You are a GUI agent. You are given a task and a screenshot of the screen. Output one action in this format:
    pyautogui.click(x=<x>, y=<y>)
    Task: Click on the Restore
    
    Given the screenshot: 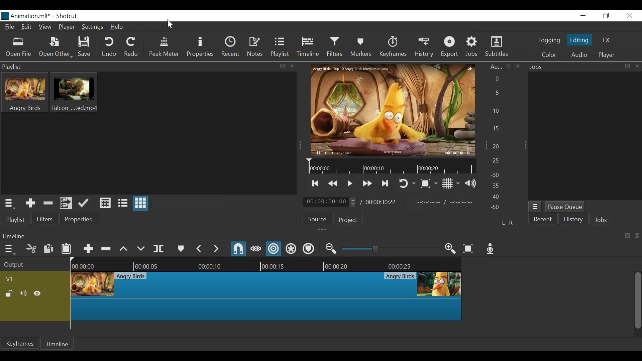 What is the action you would take?
    pyautogui.click(x=606, y=16)
    